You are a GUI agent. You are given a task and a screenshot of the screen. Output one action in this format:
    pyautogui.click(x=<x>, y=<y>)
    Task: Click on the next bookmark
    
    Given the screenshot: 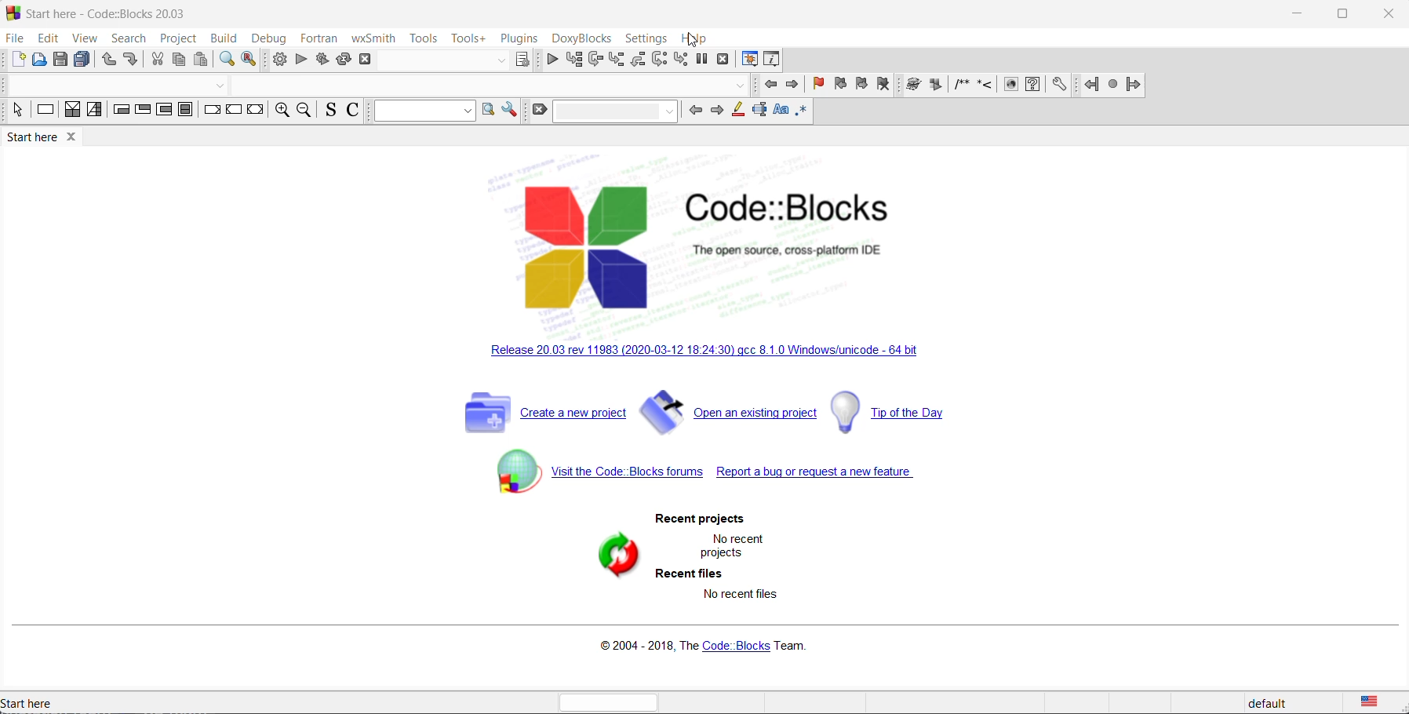 What is the action you would take?
    pyautogui.click(x=861, y=84)
    